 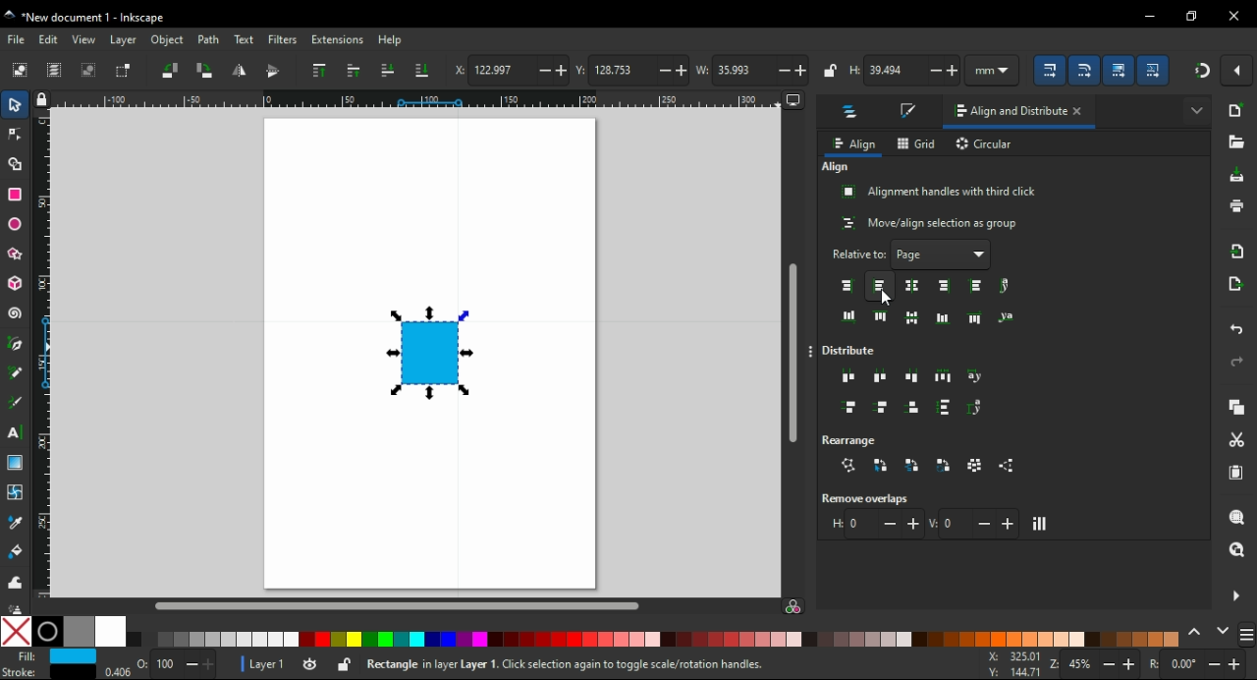 What do you see at coordinates (343, 665) in the screenshot?
I see `unlocked selected object` at bounding box center [343, 665].